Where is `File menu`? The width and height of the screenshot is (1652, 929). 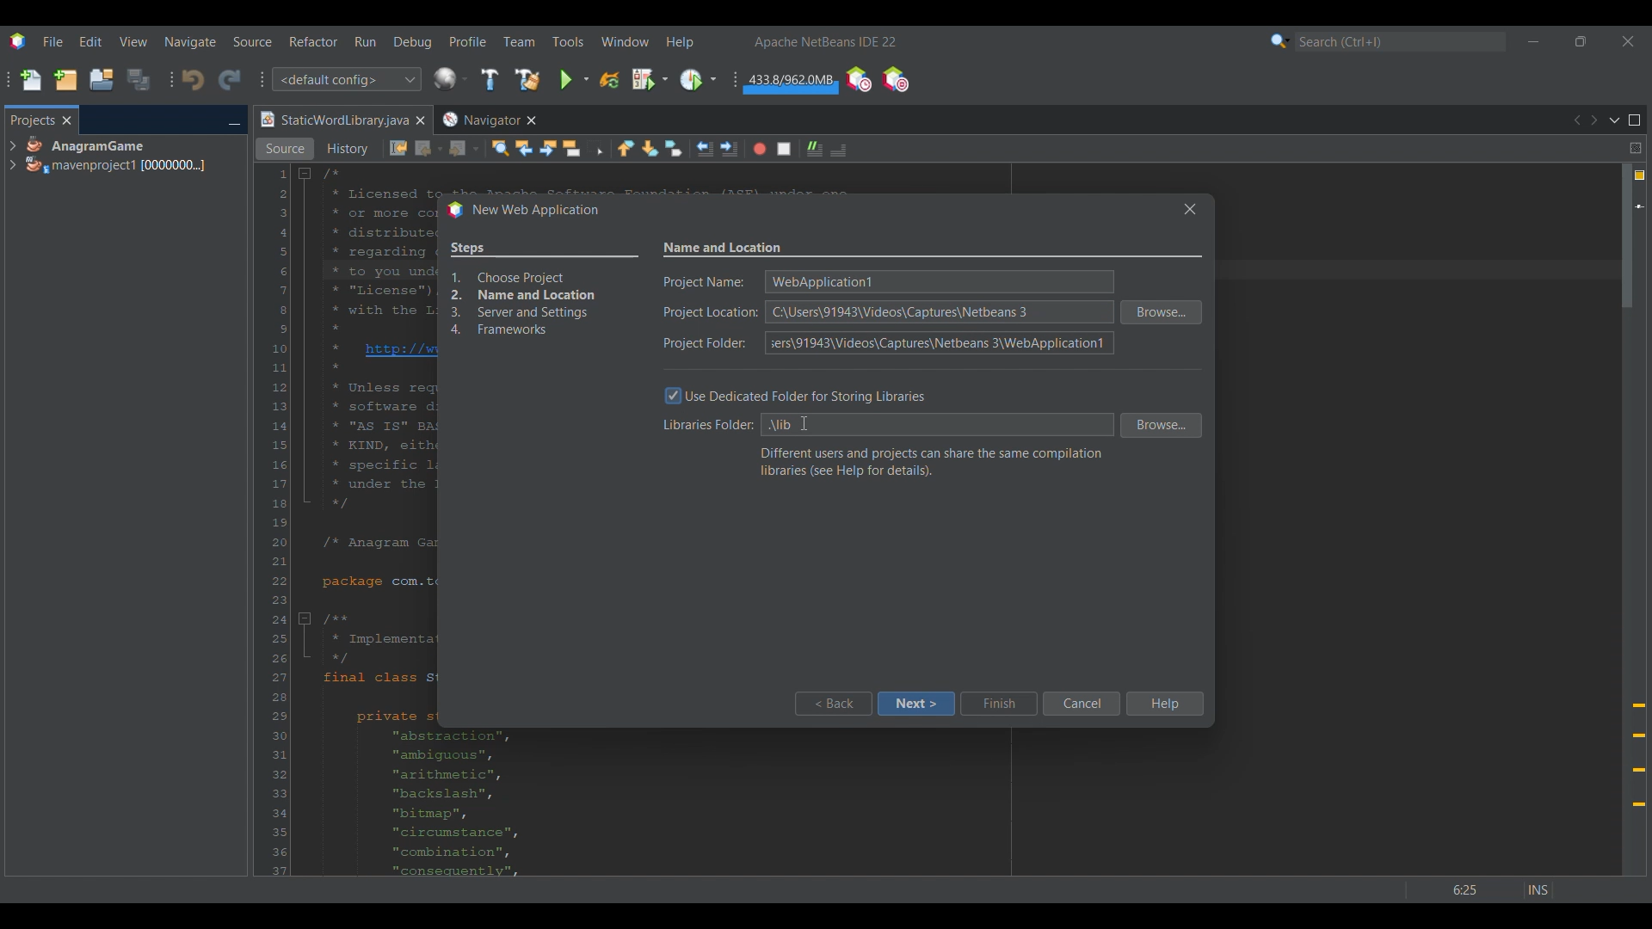 File menu is located at coordinates (52, 41).